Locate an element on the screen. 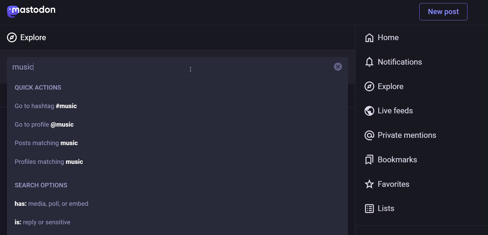 The width and height of the screenshot is (488, 235). go to hashtag is located at coordinates (48, 107).